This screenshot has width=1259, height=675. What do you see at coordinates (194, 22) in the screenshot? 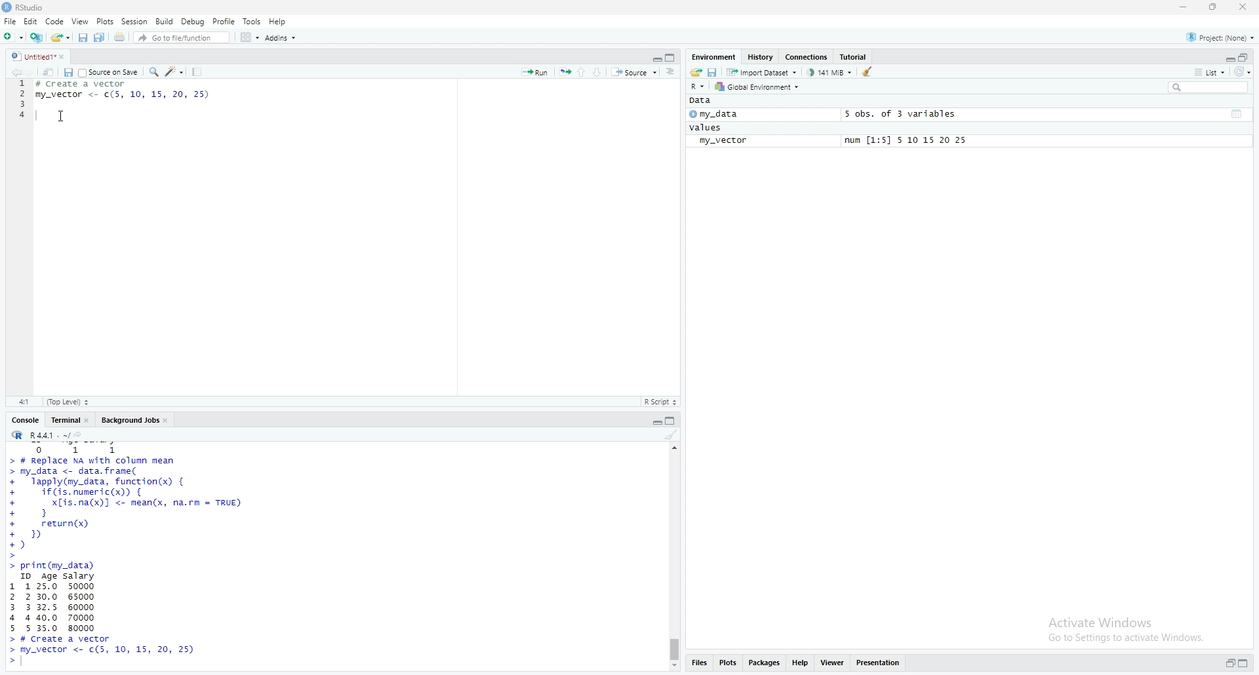
I see `Debug` at bounding box center [194, 22].